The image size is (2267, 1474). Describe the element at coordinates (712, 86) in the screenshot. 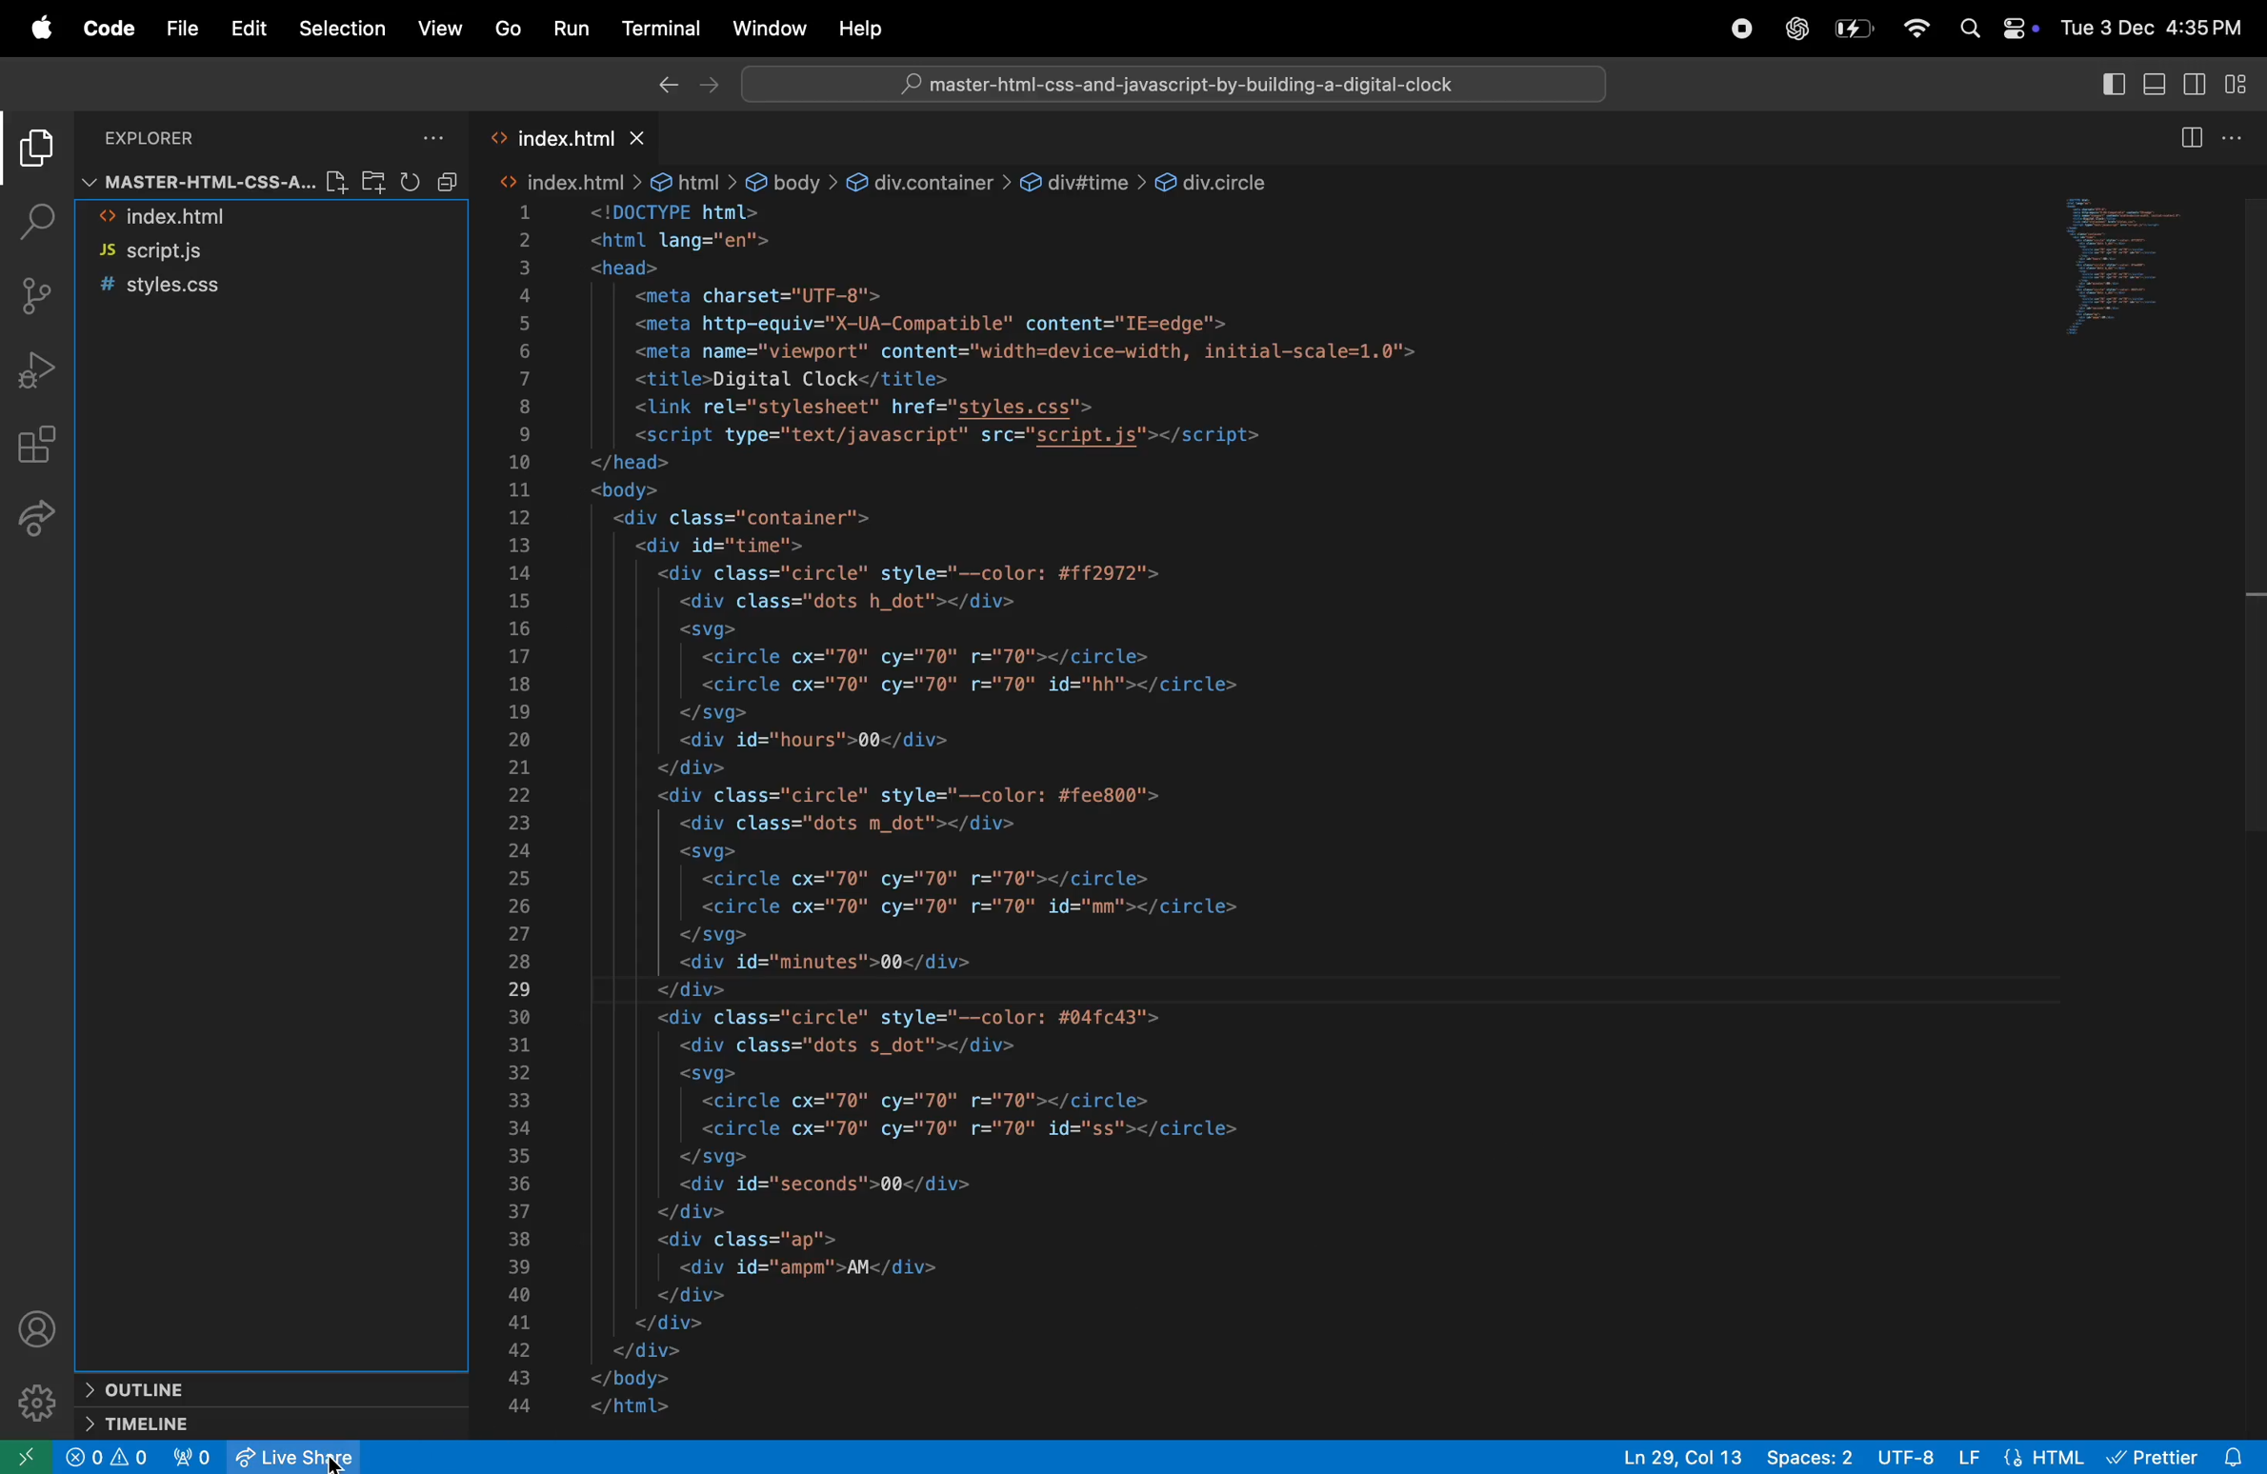

I see `forward` at that location.